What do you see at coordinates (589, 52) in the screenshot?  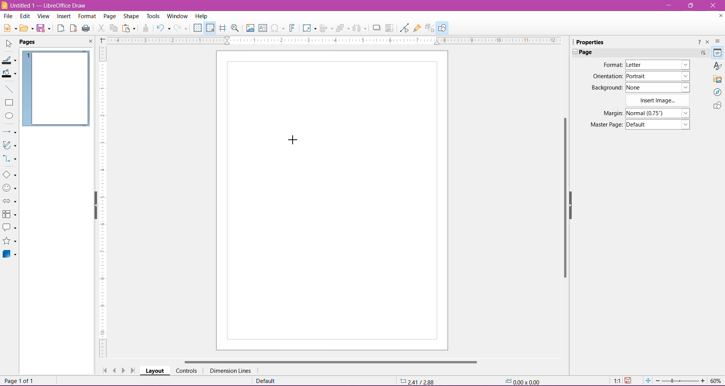 I see `Page` at bounding box center [589, 52].